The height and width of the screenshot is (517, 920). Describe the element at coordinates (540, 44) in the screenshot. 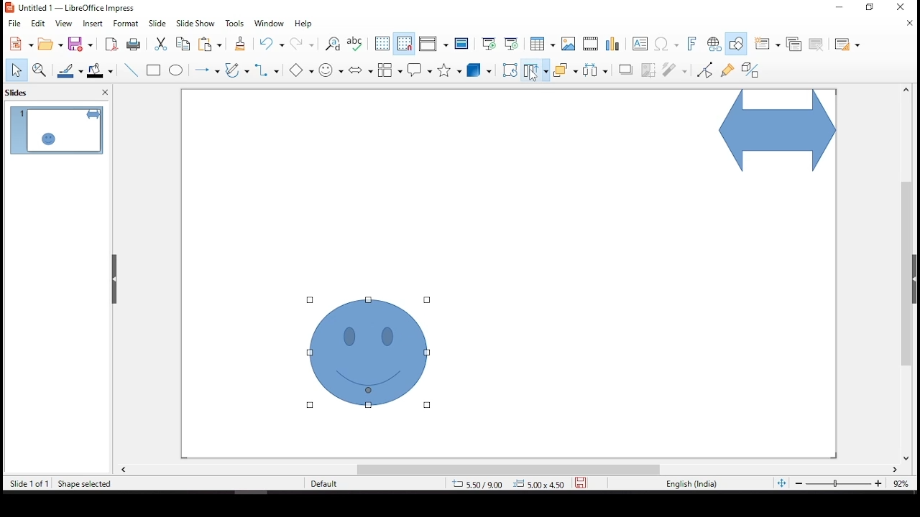

I see `table` at that location.